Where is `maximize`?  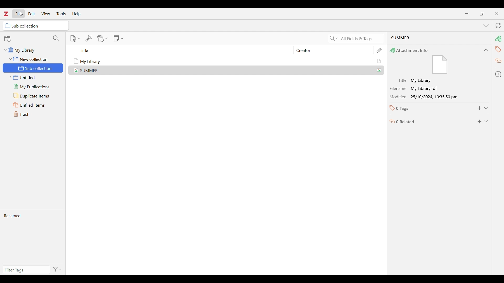
maximize is located at coordinates (482, 14).